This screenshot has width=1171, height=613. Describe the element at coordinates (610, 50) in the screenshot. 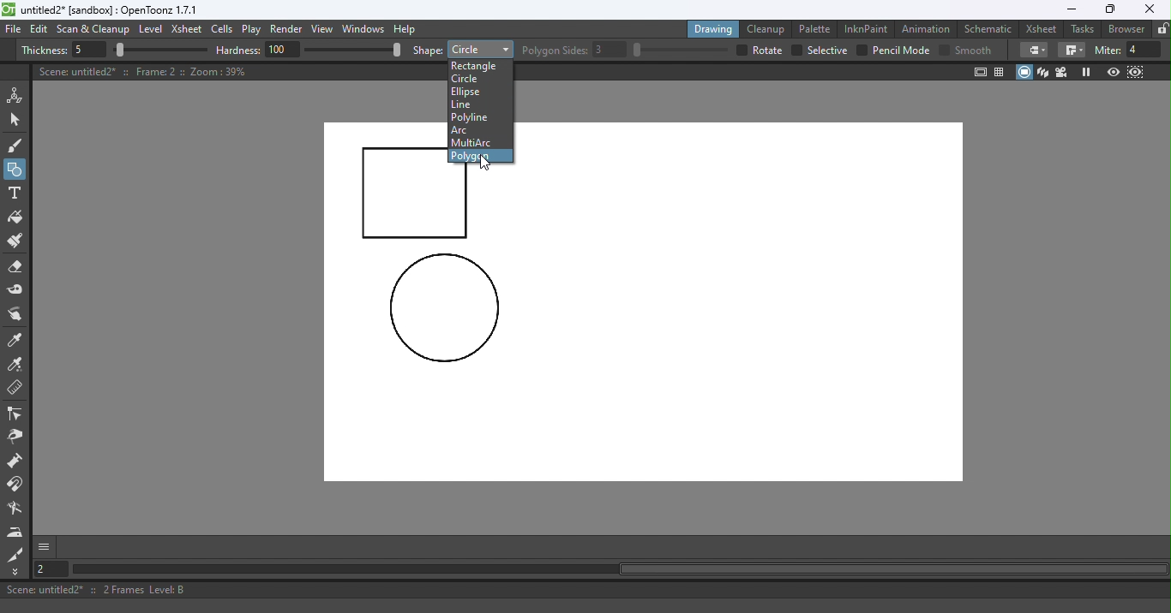

I see `3` at that location.